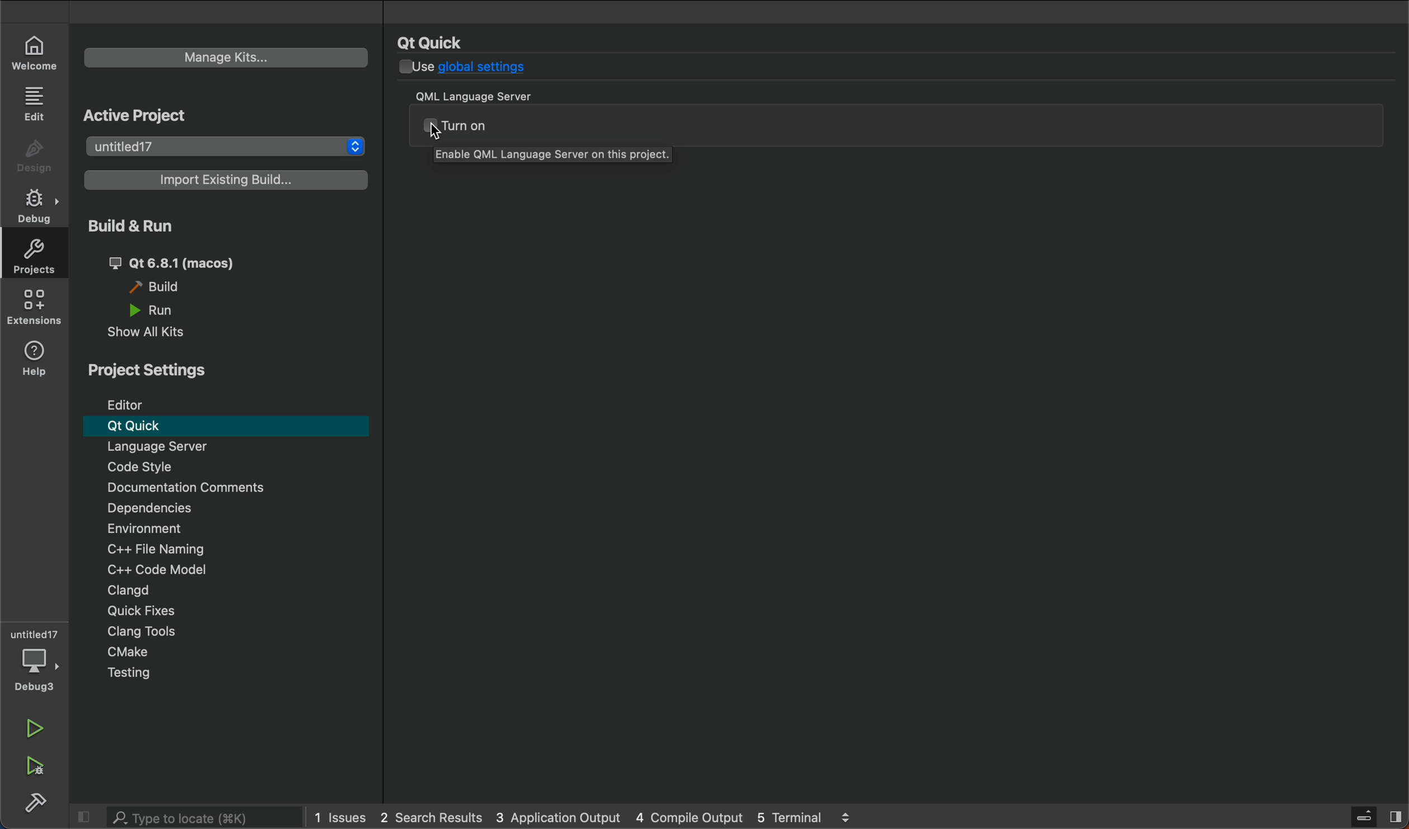  Describe the element at coordinates (190, 817) in the screenshot. I see `search` at that location.